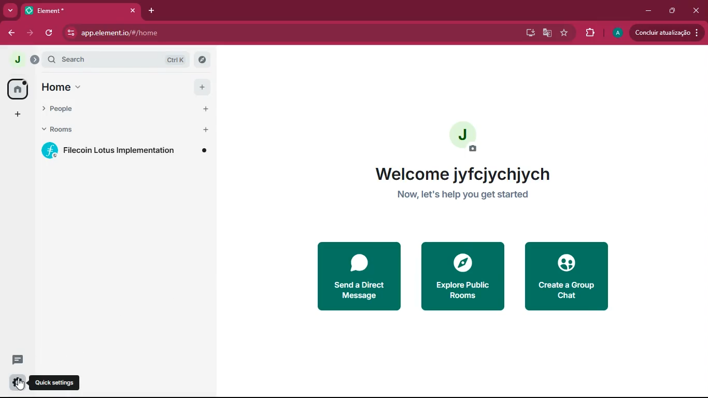  I want to click on Welcome jyfcjychjych, so click(468, 174).